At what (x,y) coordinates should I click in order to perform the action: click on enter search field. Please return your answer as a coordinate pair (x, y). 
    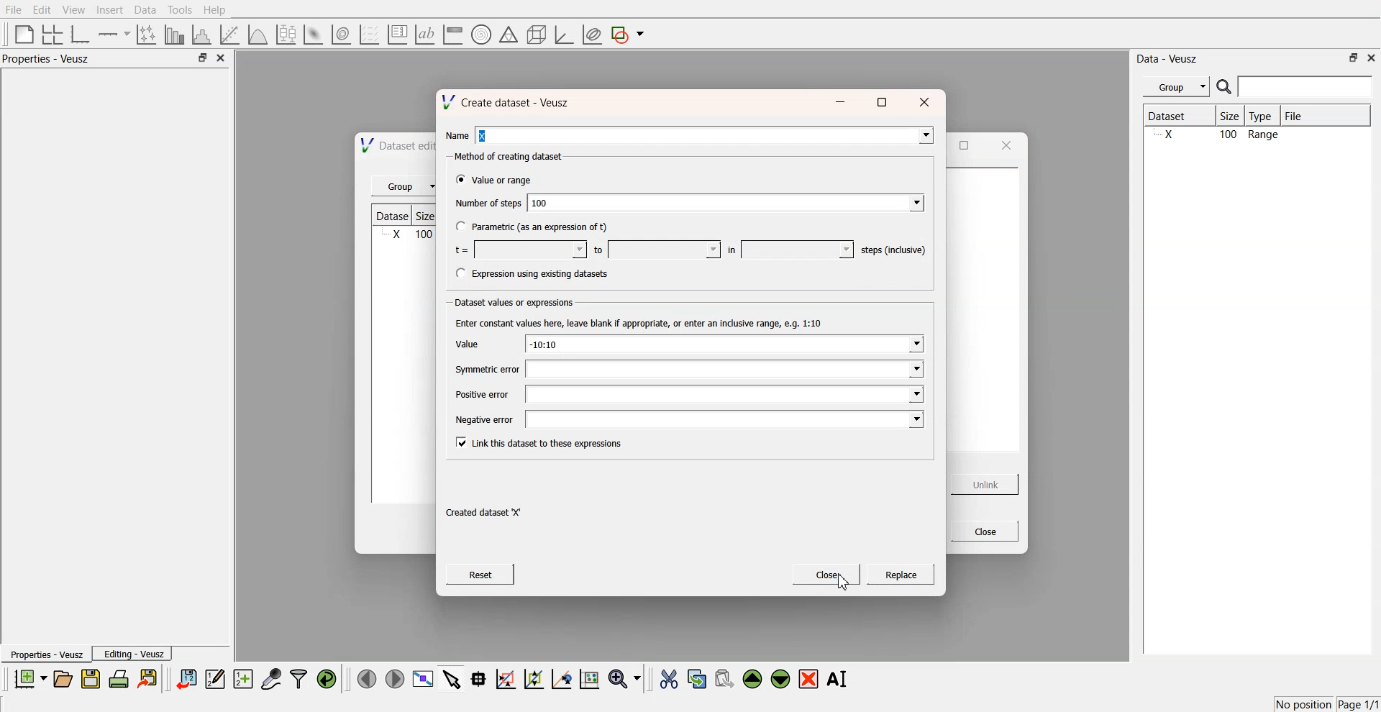
    Looking at the image, I should click on (1307, 87).